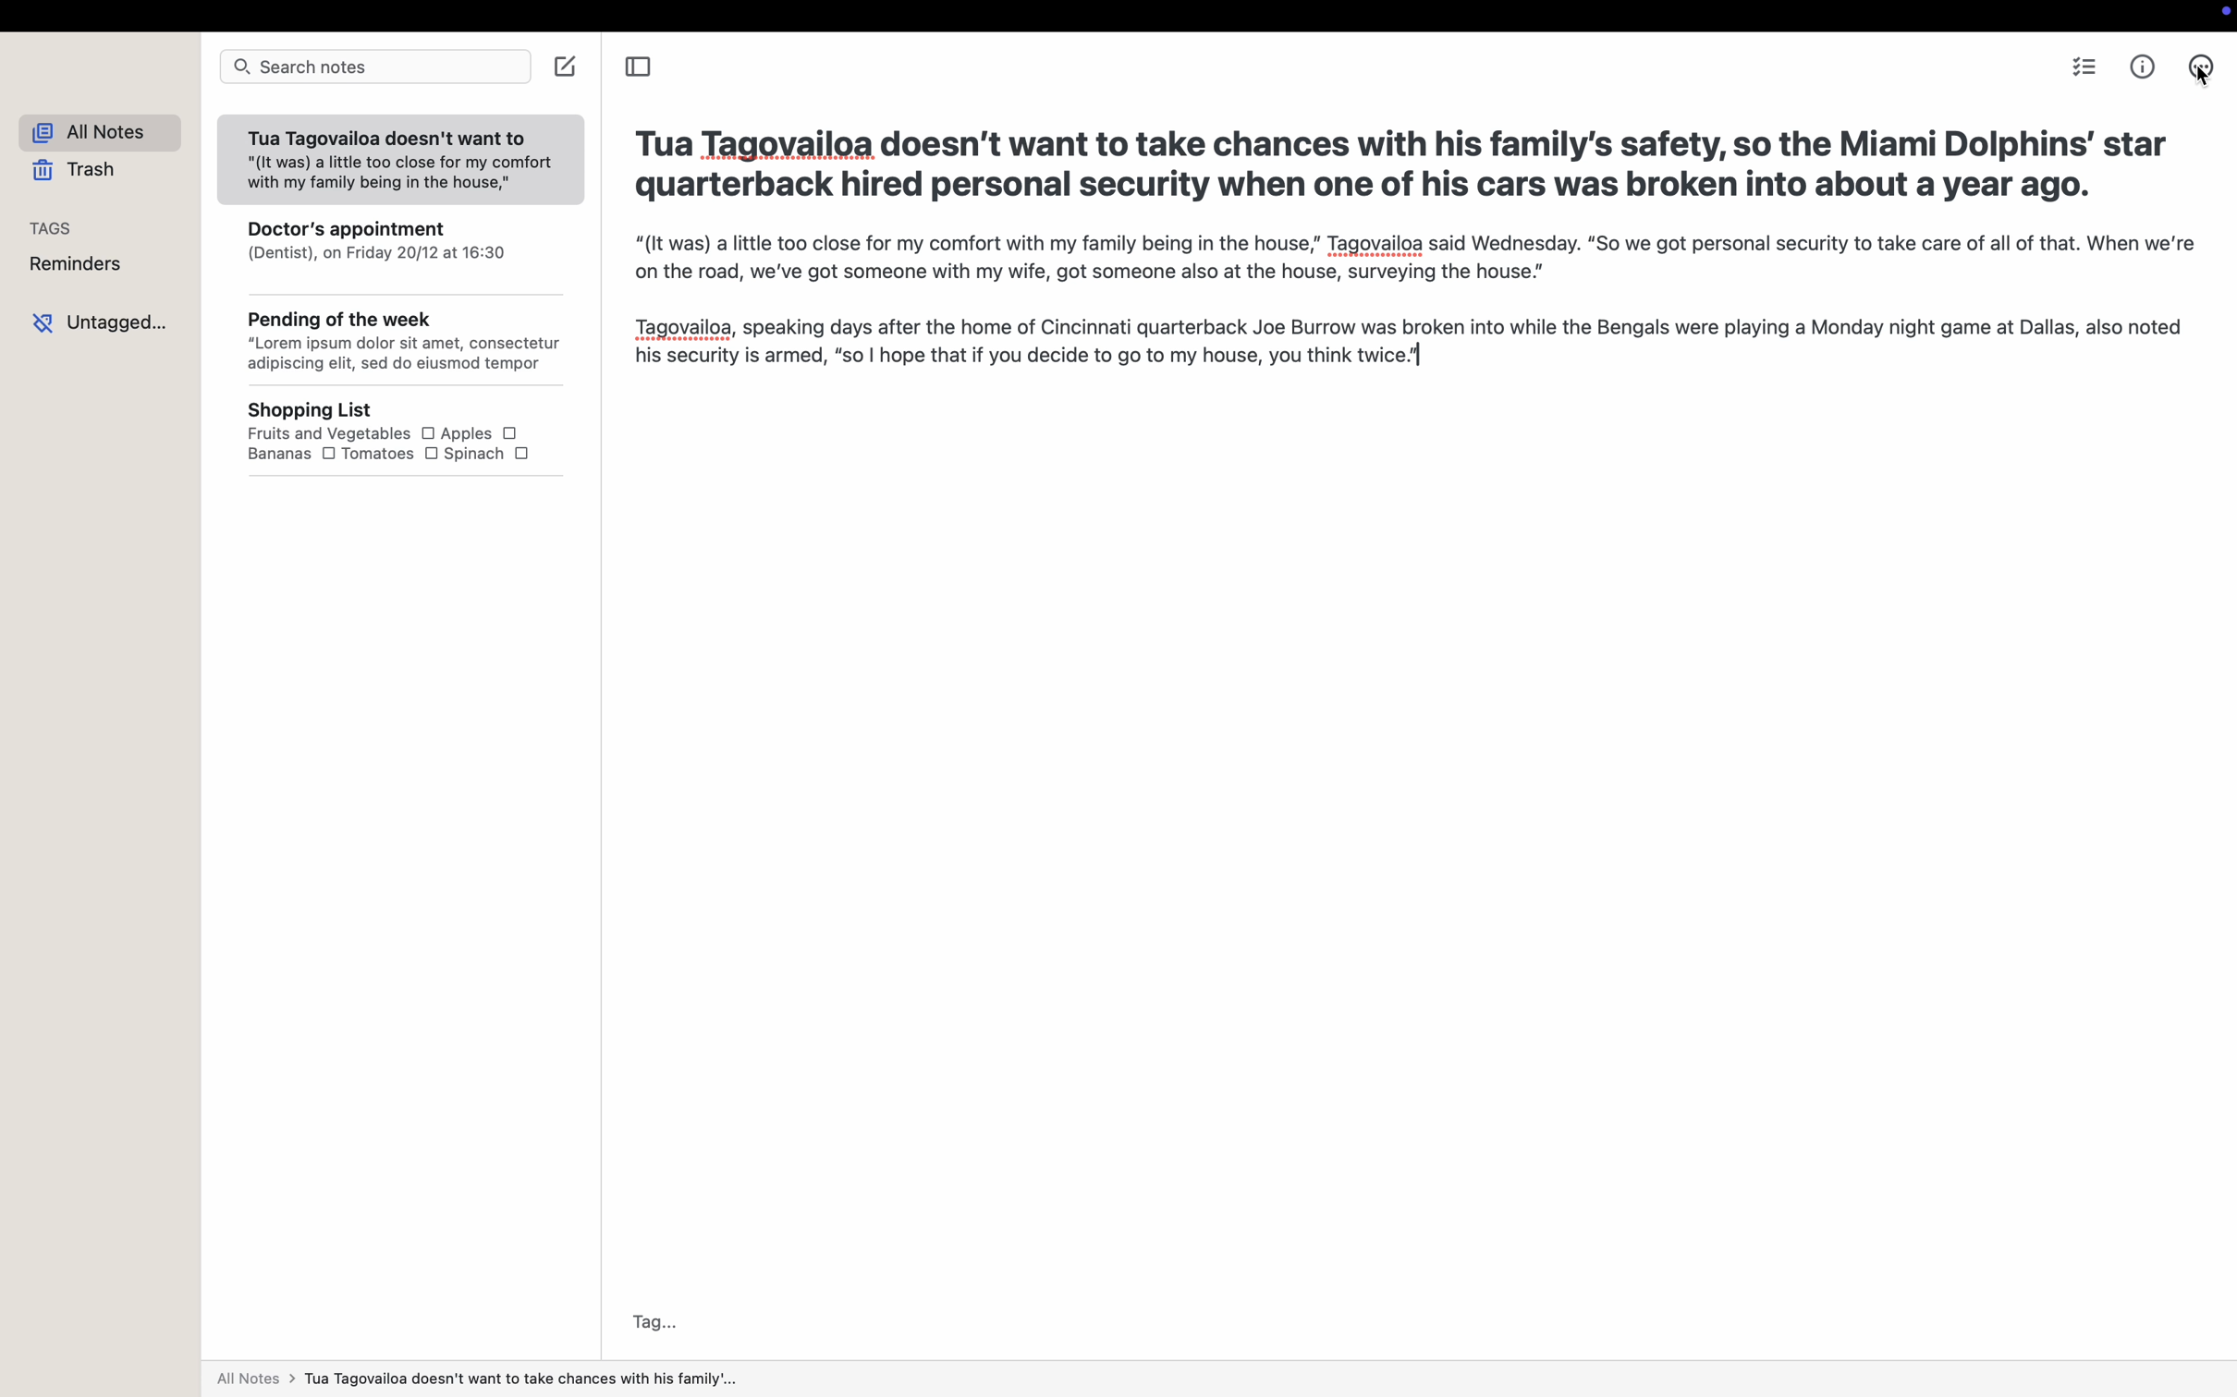 The width and height of the screenshot is (2237, 1397). What do you see at coordinates (1399, 167) in the screenshot?
I see `Tua Tagovailoa doesn’t want to take chances with his family's safety, so the Miami Dolphins’ star
quarterback hired personal security when one of his cars was broken into about a year ago.` at bounding box center [1399, 167].